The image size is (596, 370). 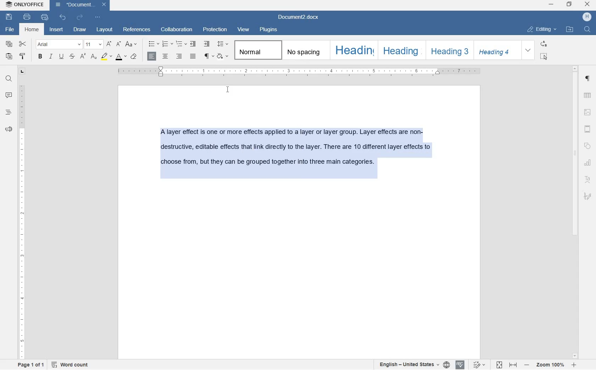 I want to click on strikethrough, so click(x=73, y=57).